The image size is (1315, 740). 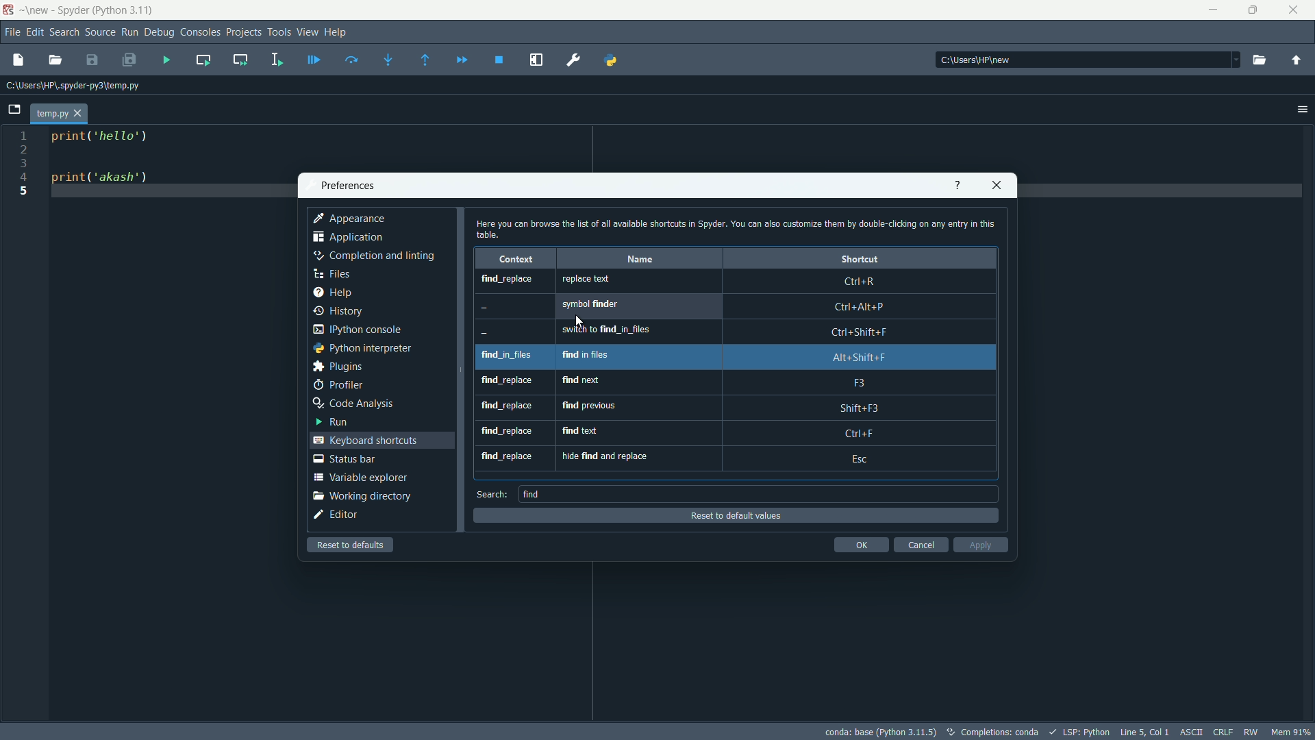 I want to click on CRLF, so click(x=1225, y=731).